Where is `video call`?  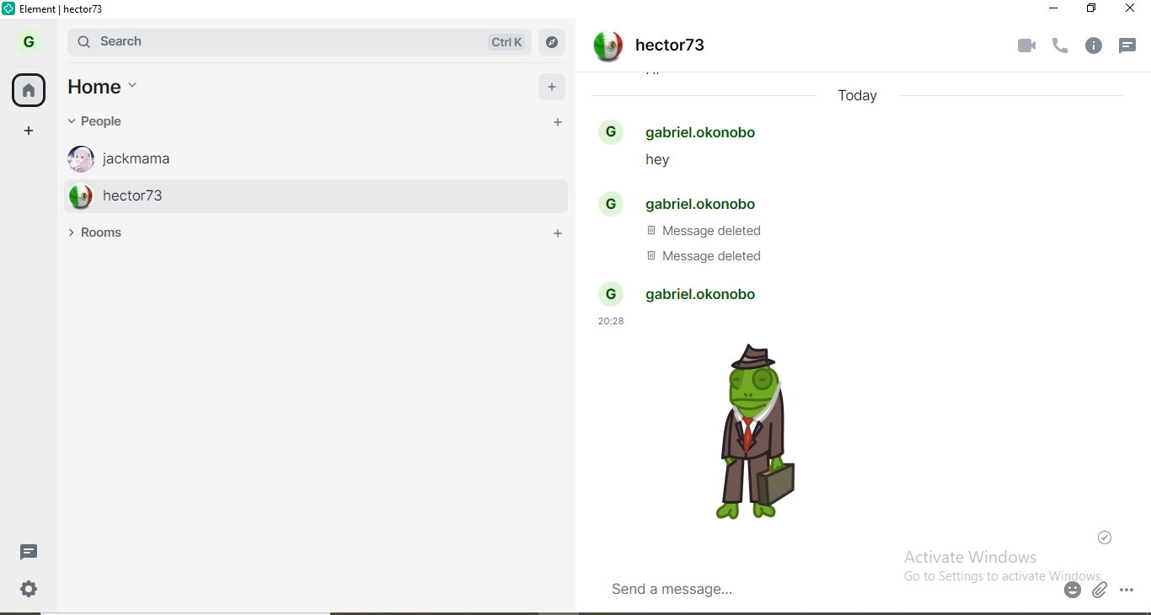
video call is located at coordinates (1022, 45).